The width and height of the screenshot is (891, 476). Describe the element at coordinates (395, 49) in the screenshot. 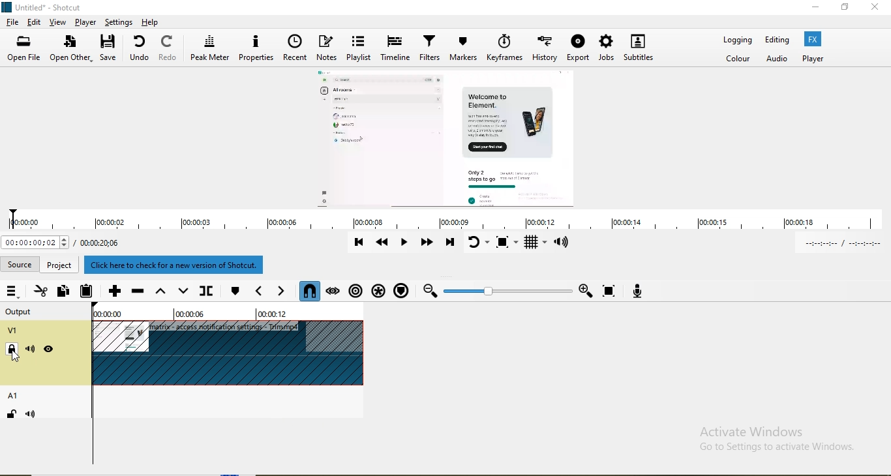

I see `Timelines` at that location.